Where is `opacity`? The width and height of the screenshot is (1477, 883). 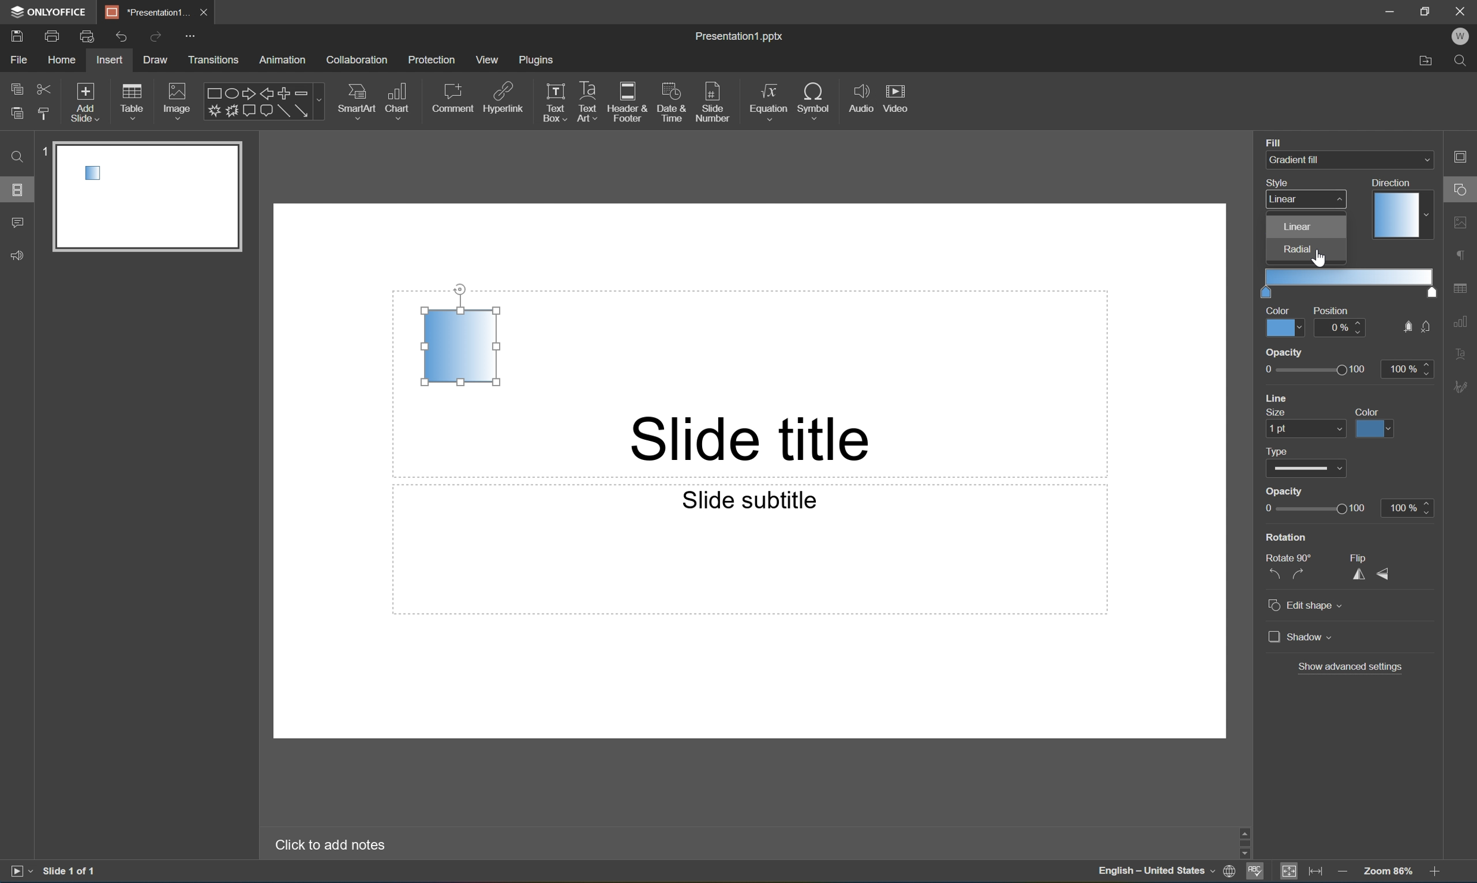 opacity is located at coordinates (1346, 367).